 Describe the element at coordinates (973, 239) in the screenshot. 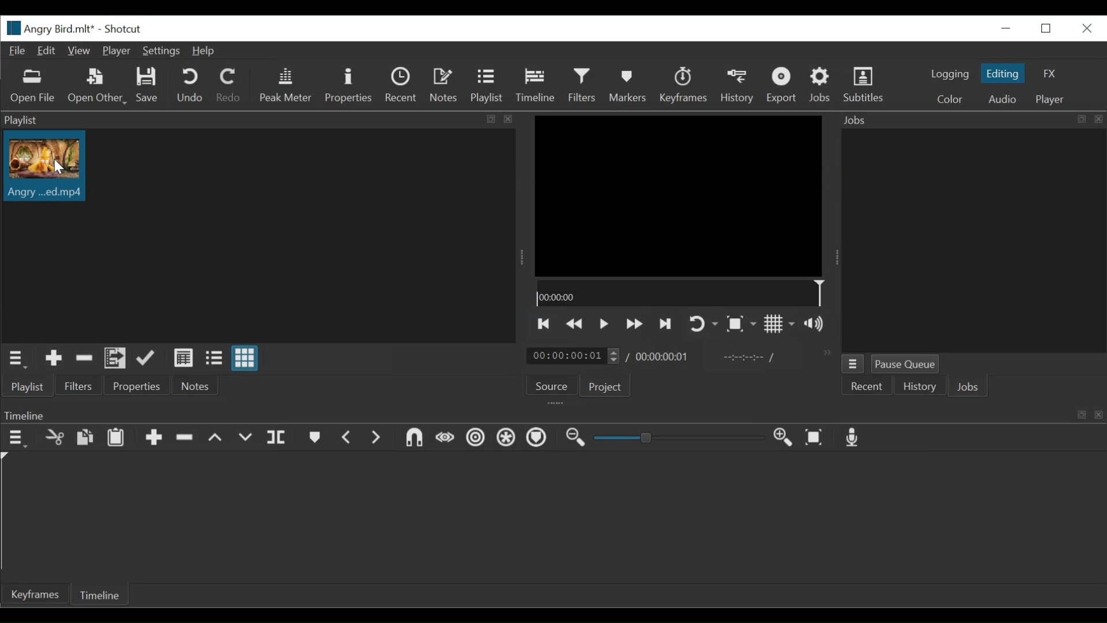

I see `Jobs Panel` at that location.